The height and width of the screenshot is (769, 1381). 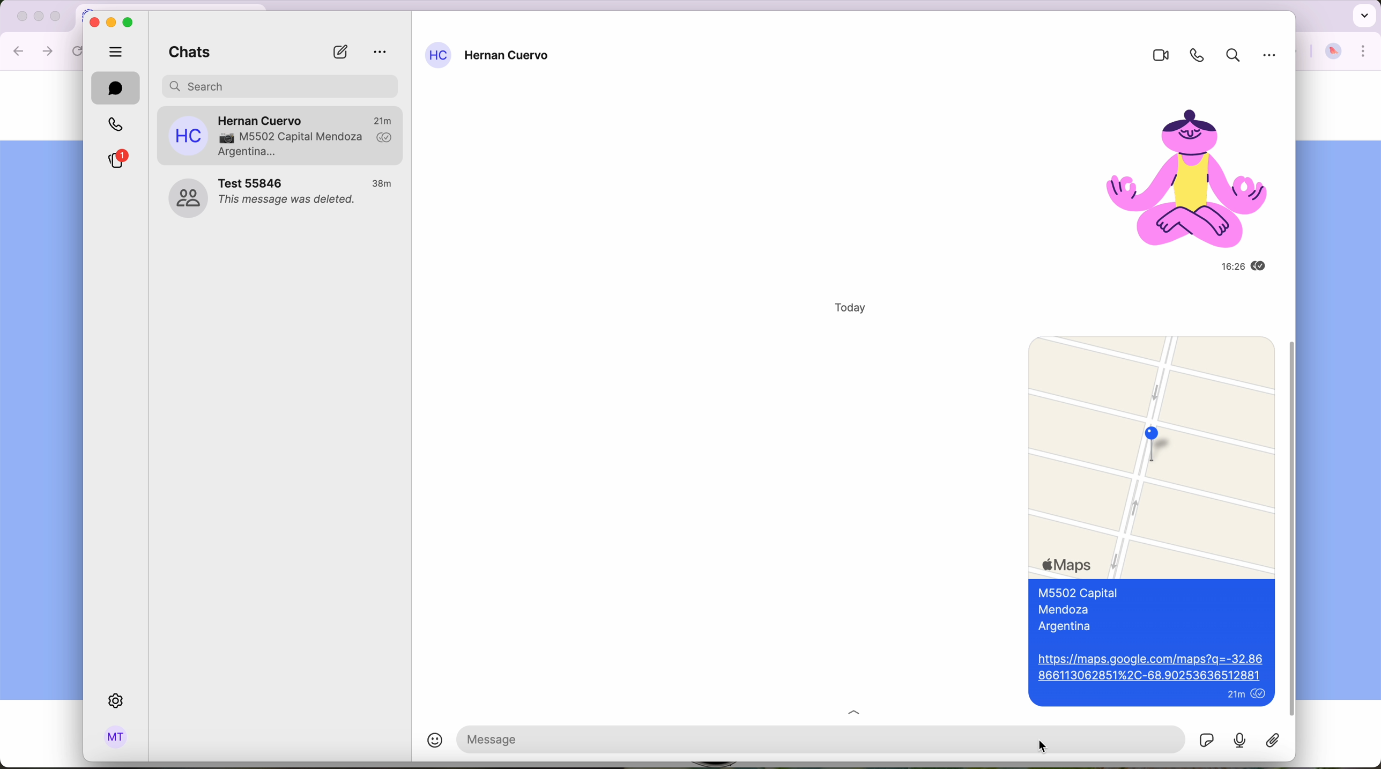 I want to click on Today, so click(x=843, y=308).